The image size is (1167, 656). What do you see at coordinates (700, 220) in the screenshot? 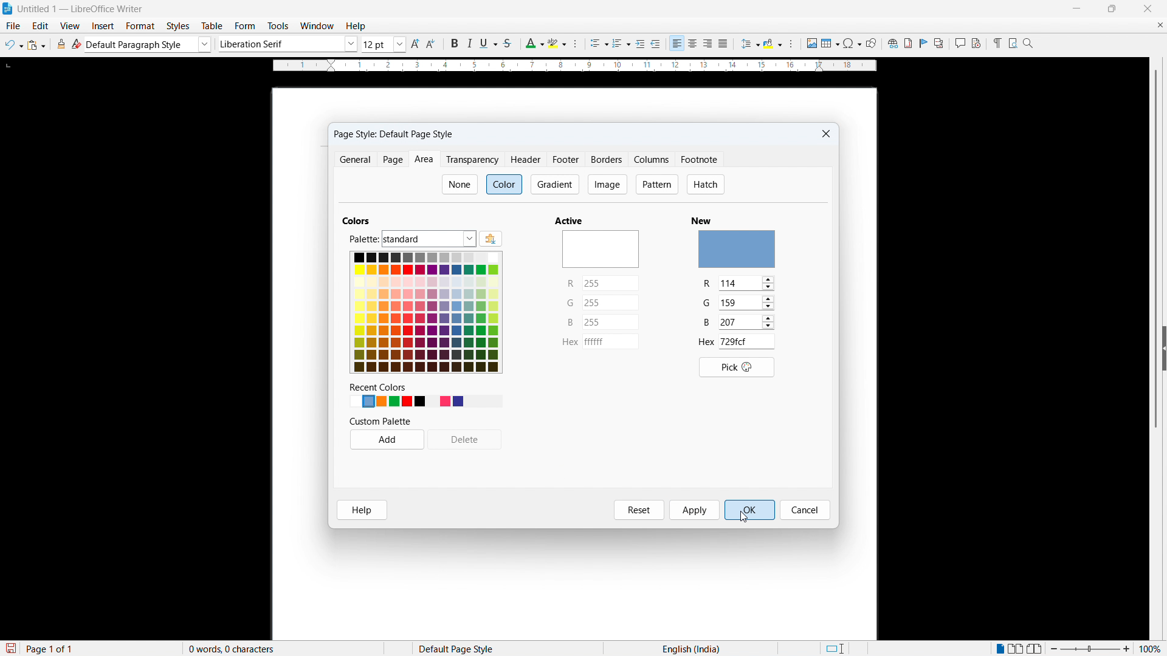
I see `New ` at bounding box center [700, 220].